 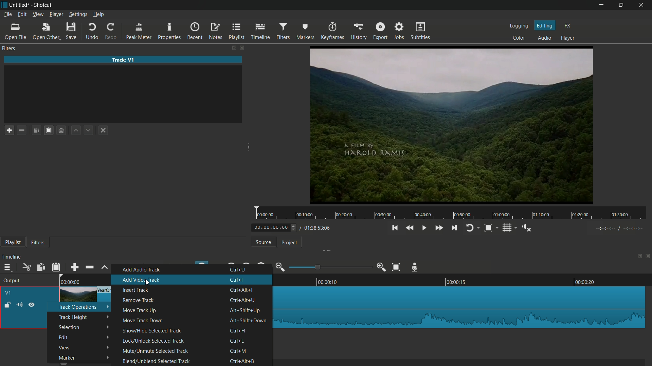 What do you see at coordinates (140, 280) in the screenshot?
I see `add video track` at bounding box center [140, 280].